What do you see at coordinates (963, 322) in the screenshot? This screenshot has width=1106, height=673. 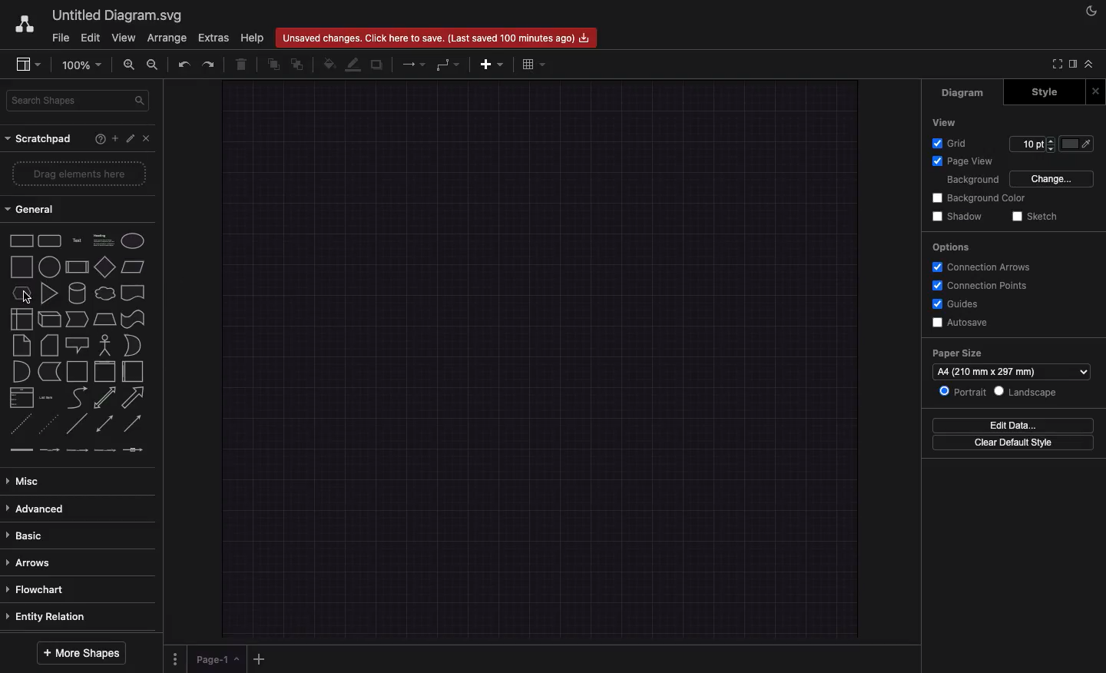 I see `Autosave` at bounding box center [963, 322].